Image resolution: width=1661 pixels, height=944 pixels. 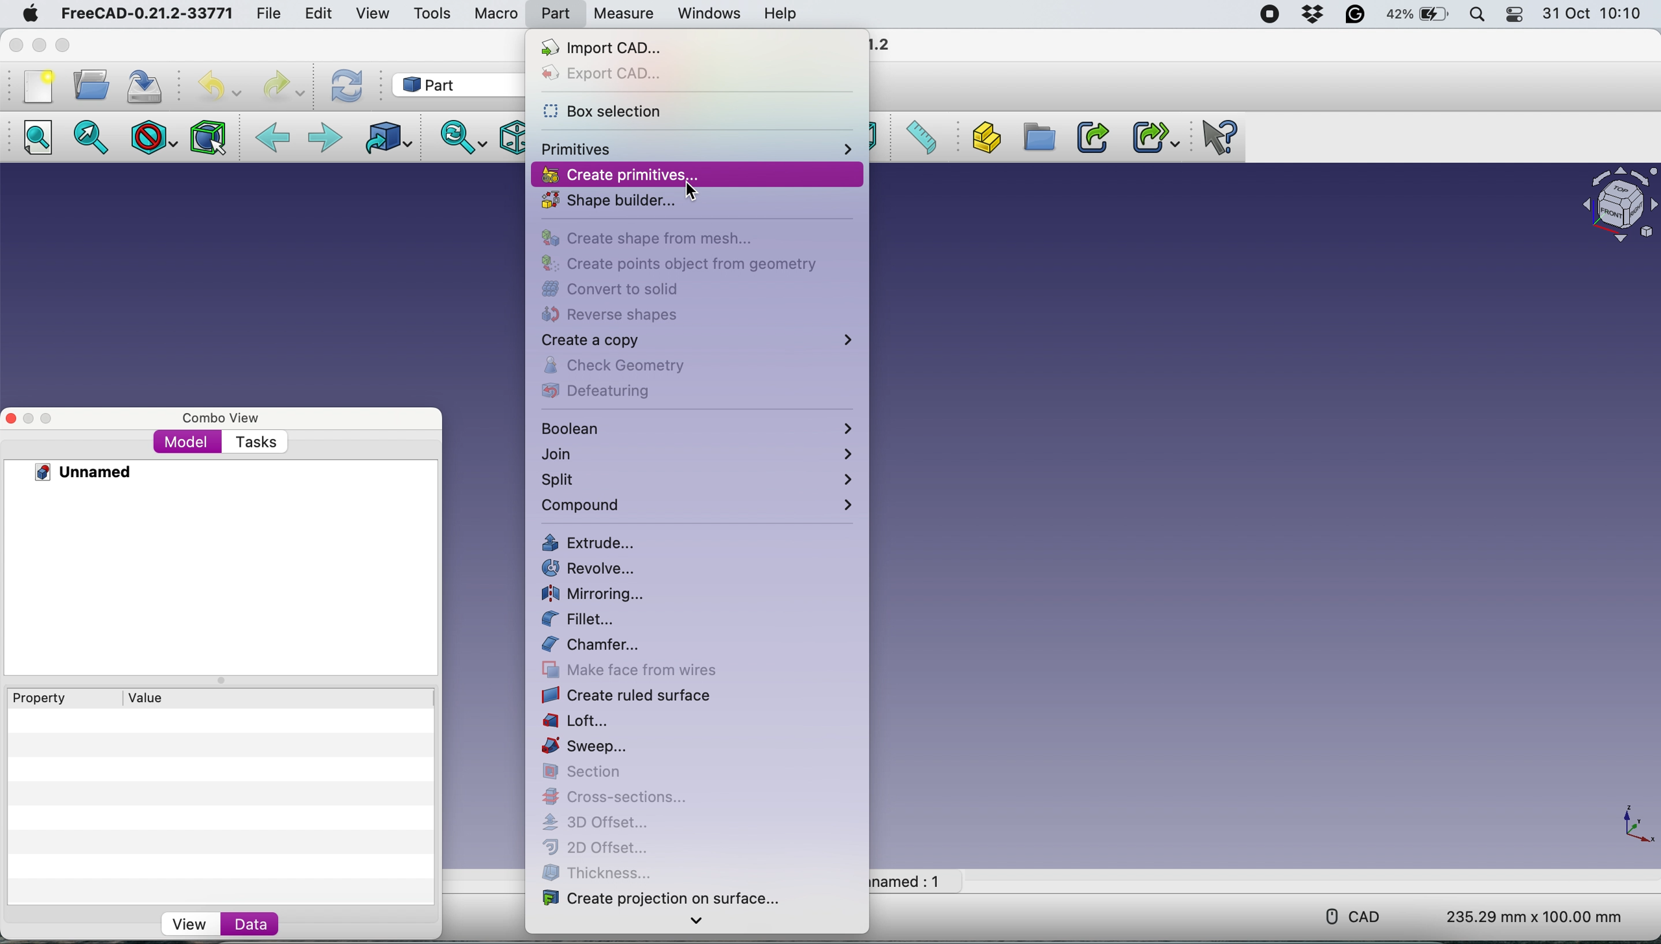 What do you see at coordinates (151, 137) in the screenshot?
I see `Draw style` at bounding box center [151, 137].